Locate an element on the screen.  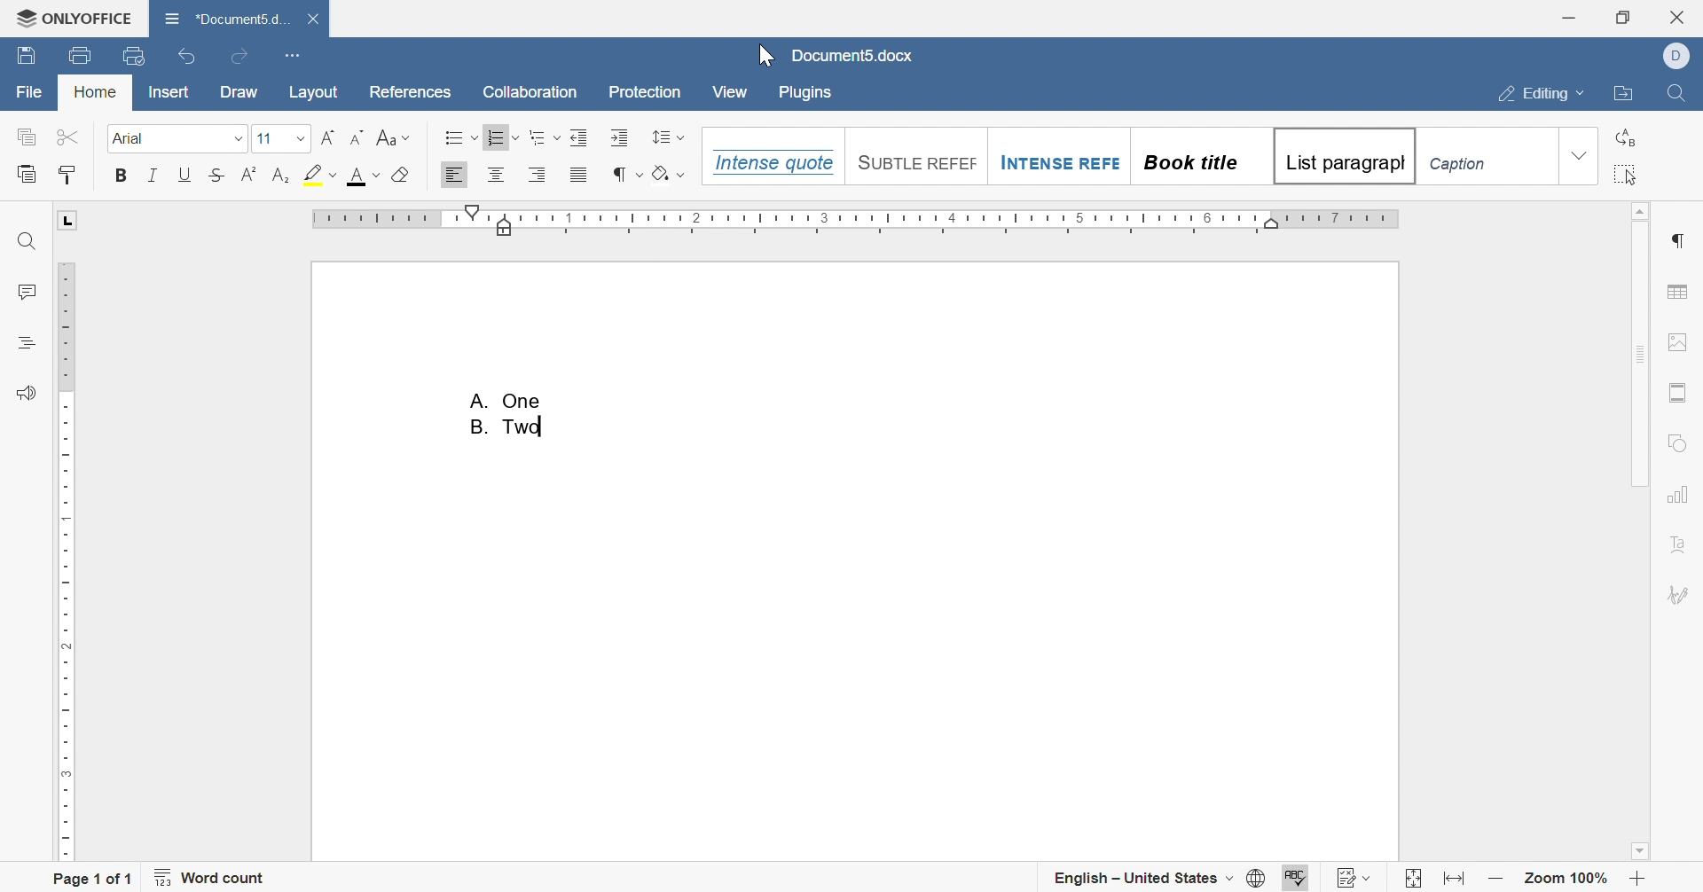
plugins is located at coordinates (804, 93).